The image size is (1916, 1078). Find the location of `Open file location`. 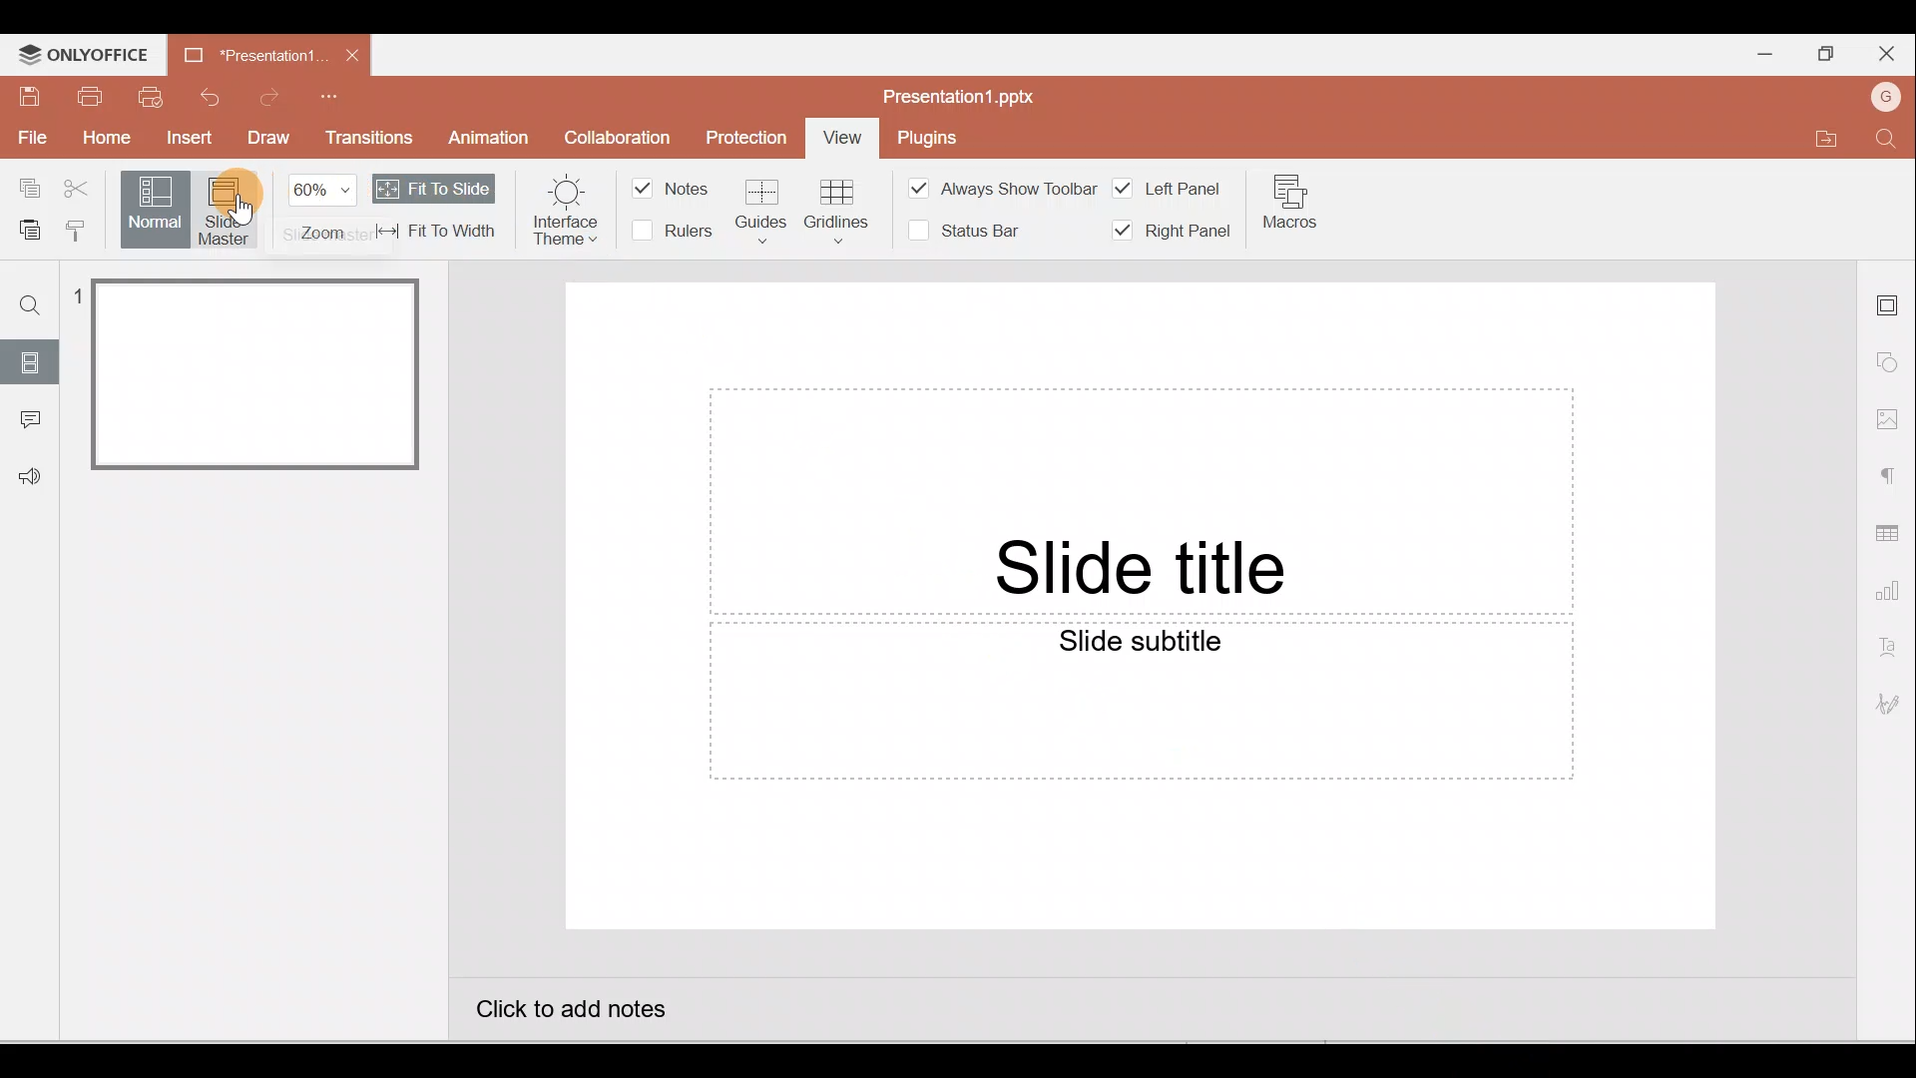

Open file location is located at coordinates (1826, 142).